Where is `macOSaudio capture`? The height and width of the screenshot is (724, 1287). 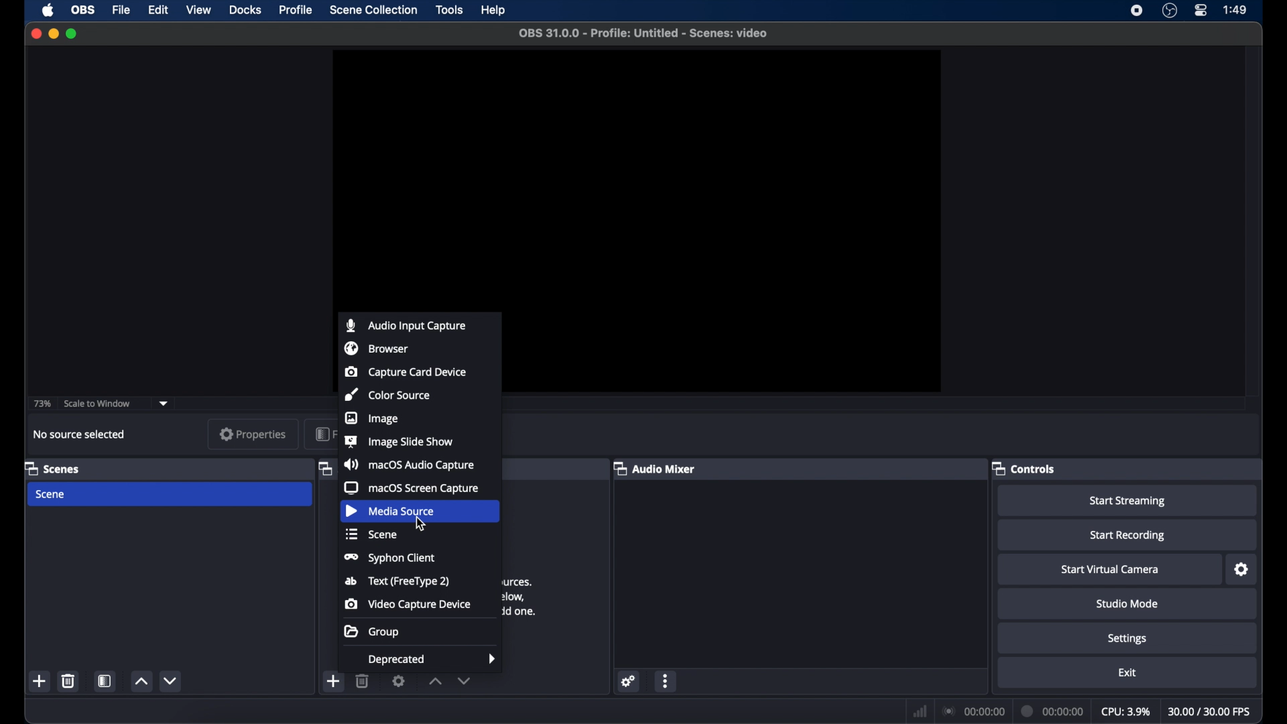 macOSaudio capture is located at coordinates (409, 464).